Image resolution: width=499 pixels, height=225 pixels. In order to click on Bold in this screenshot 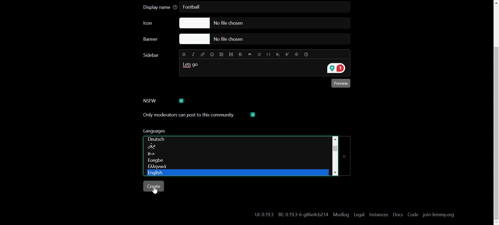, I will do `click(183, 54)`.